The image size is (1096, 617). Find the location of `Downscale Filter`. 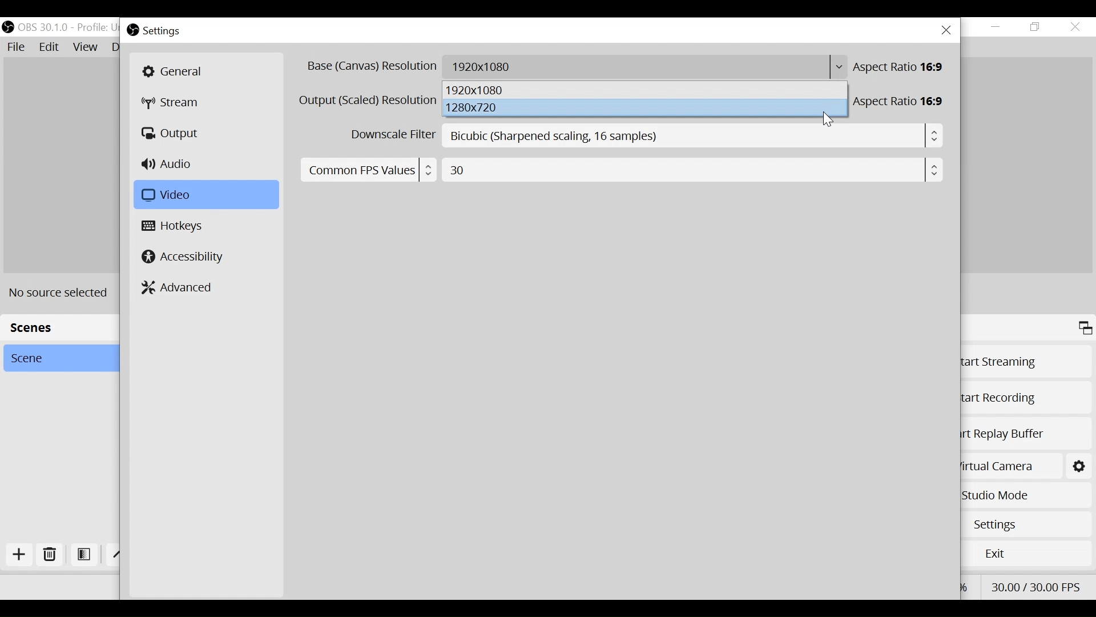

Downscale Filter is located at coordinates (391, 135).